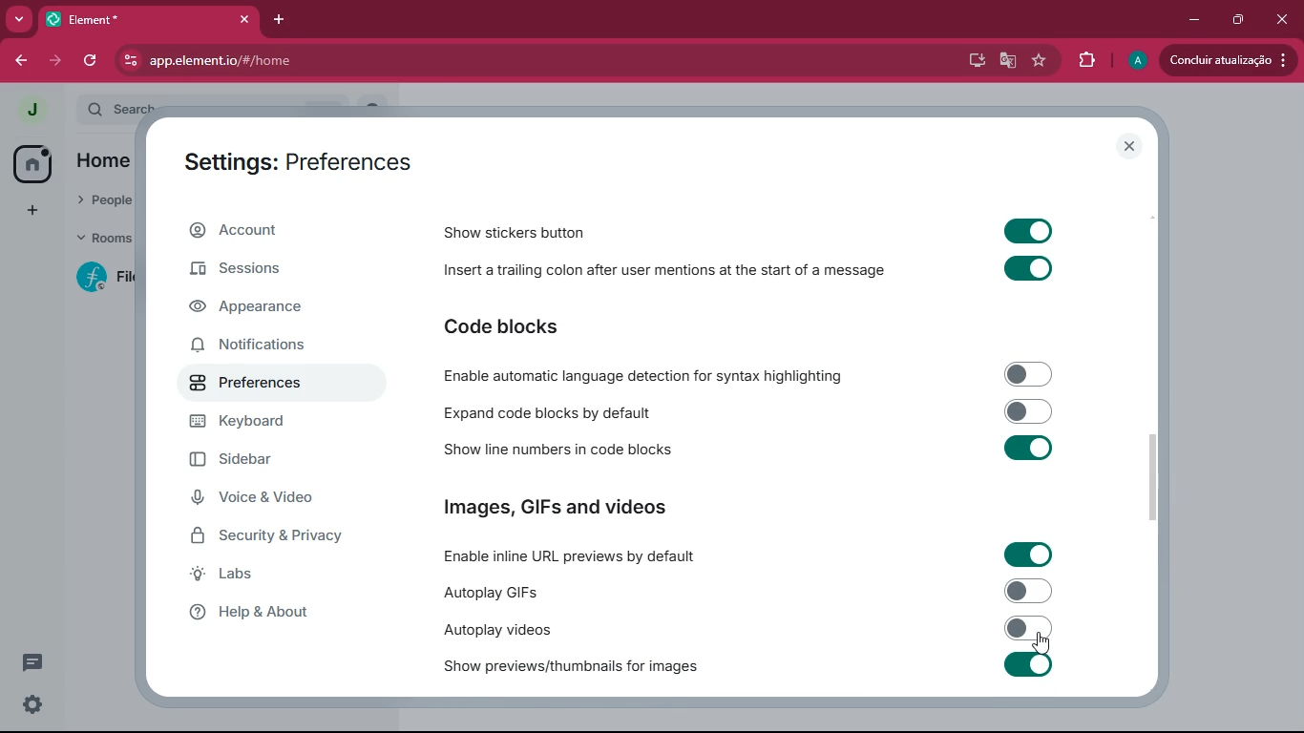  Describe the element at coordinates (283, 540) in the screenshot. I see `security` at that location.